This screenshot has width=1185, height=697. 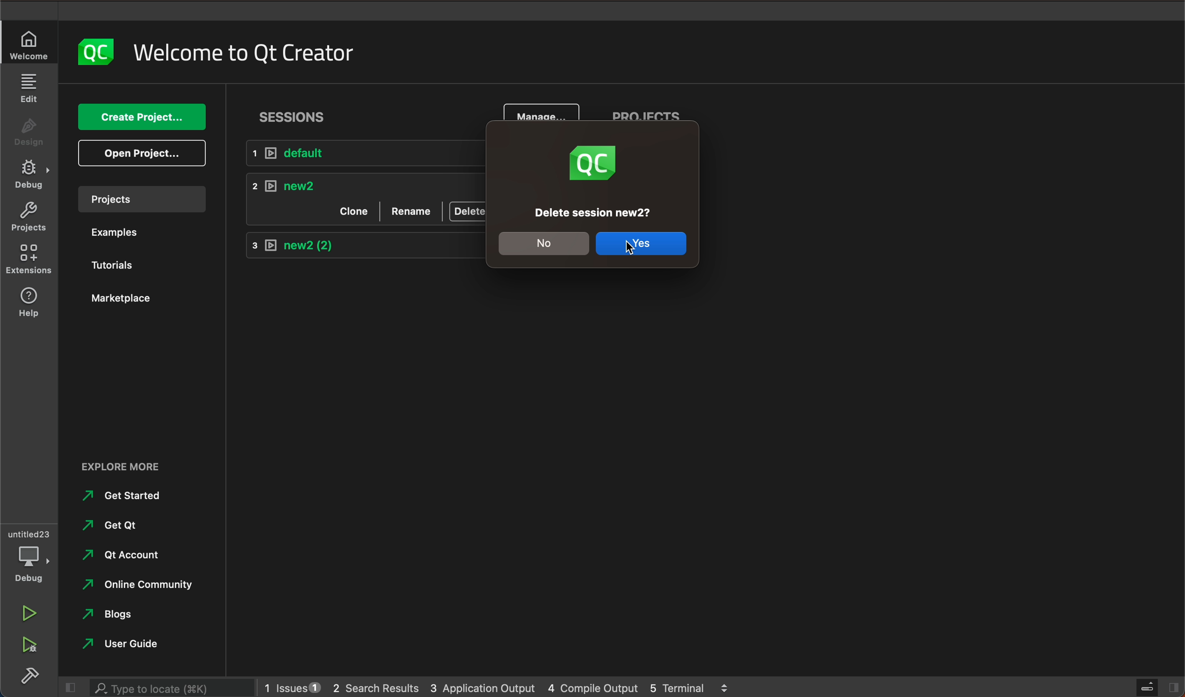 What do you see at coordinates (95, 53) in the screenshot?
I see `logo` at bounding box center [95, 53].